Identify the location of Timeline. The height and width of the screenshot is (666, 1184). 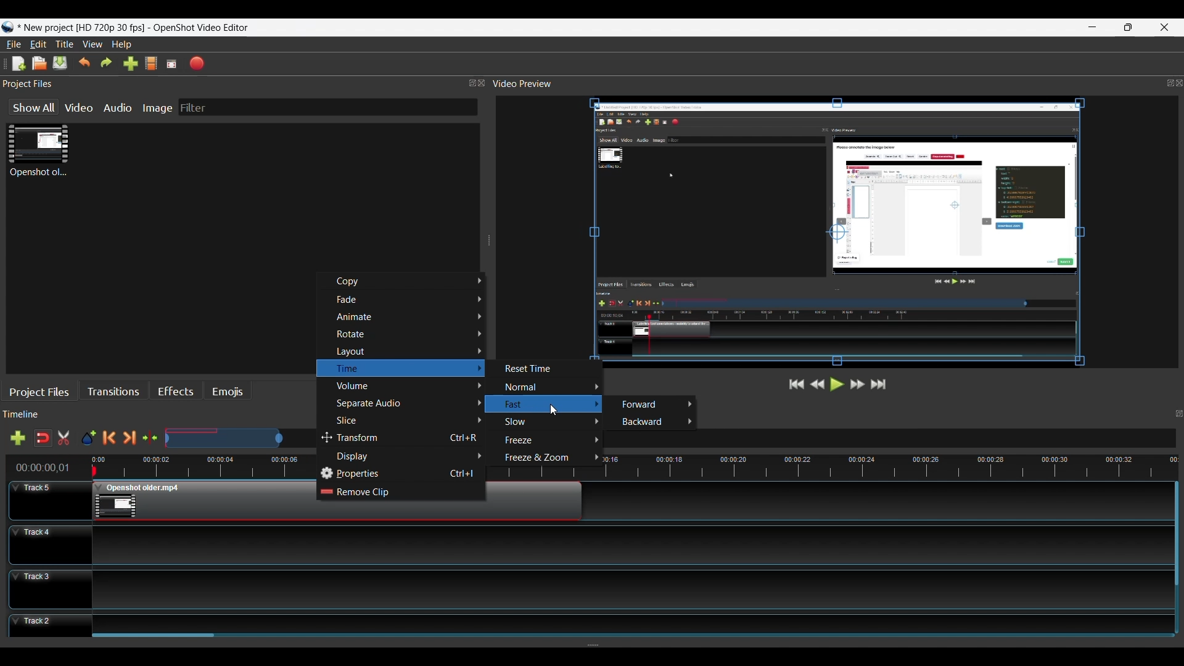
(160, 466).